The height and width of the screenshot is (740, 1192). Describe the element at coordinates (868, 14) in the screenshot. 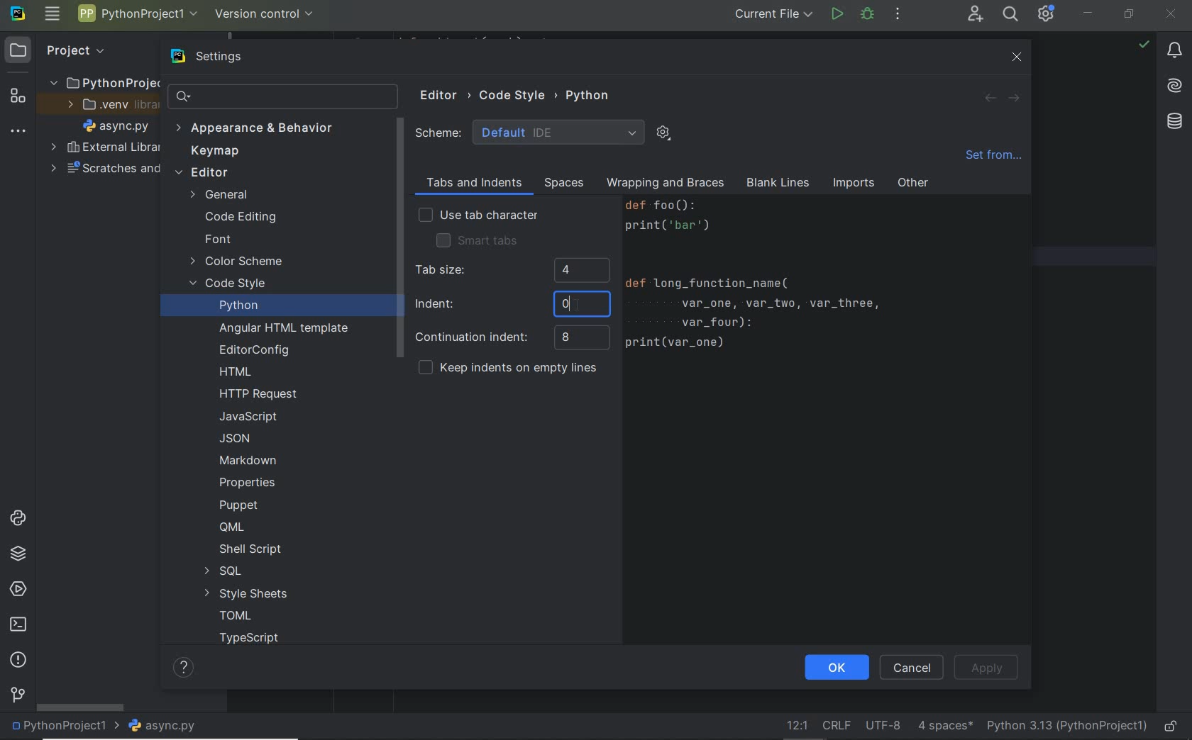

I see `debug` at that location.